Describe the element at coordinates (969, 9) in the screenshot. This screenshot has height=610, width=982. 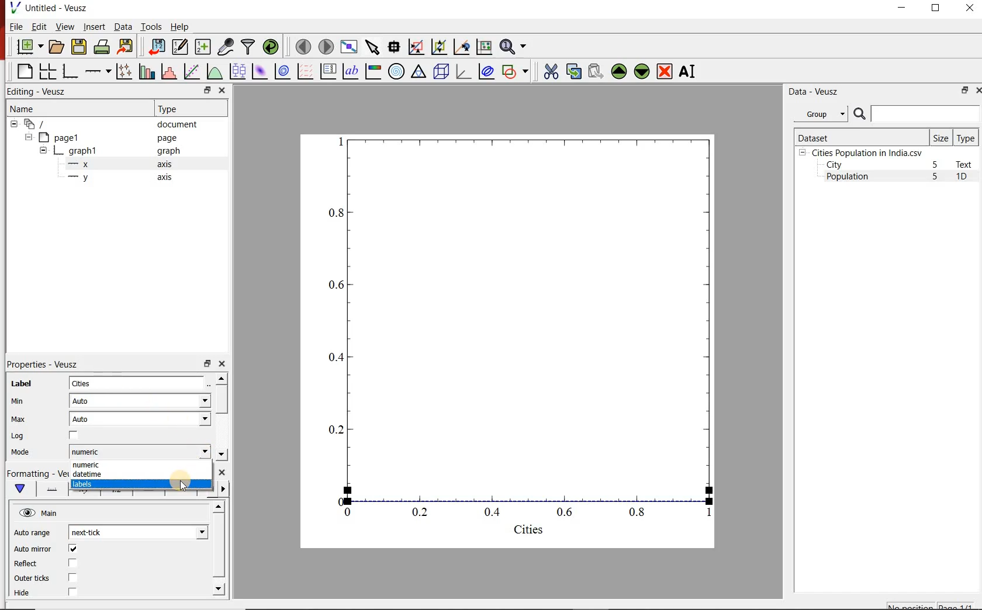
I see `CLOSE` at that location.